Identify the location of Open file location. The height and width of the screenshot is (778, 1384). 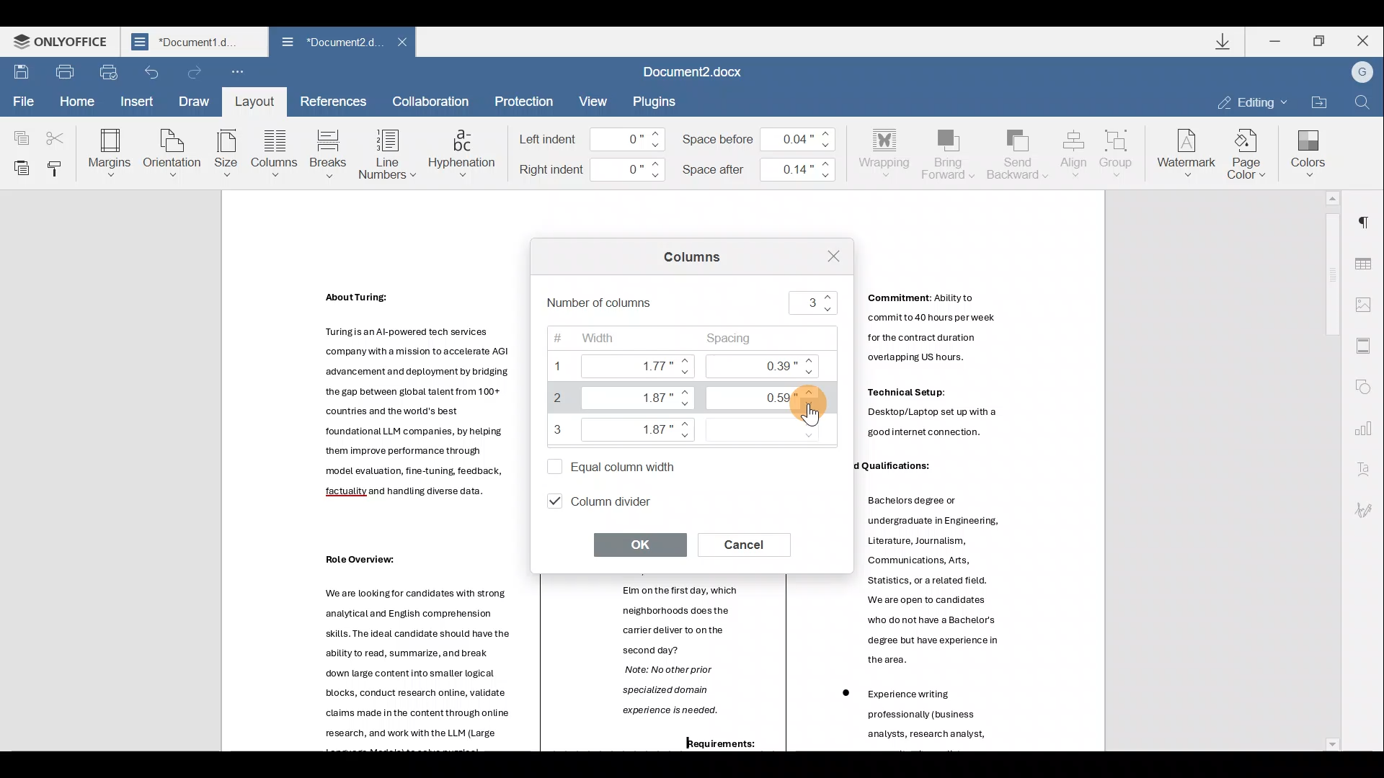
(1318, 101).